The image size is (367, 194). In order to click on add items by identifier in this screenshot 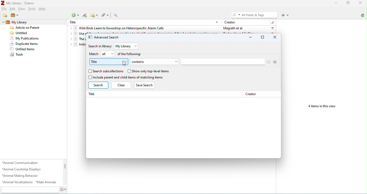, I will do `click(86, 16)`.